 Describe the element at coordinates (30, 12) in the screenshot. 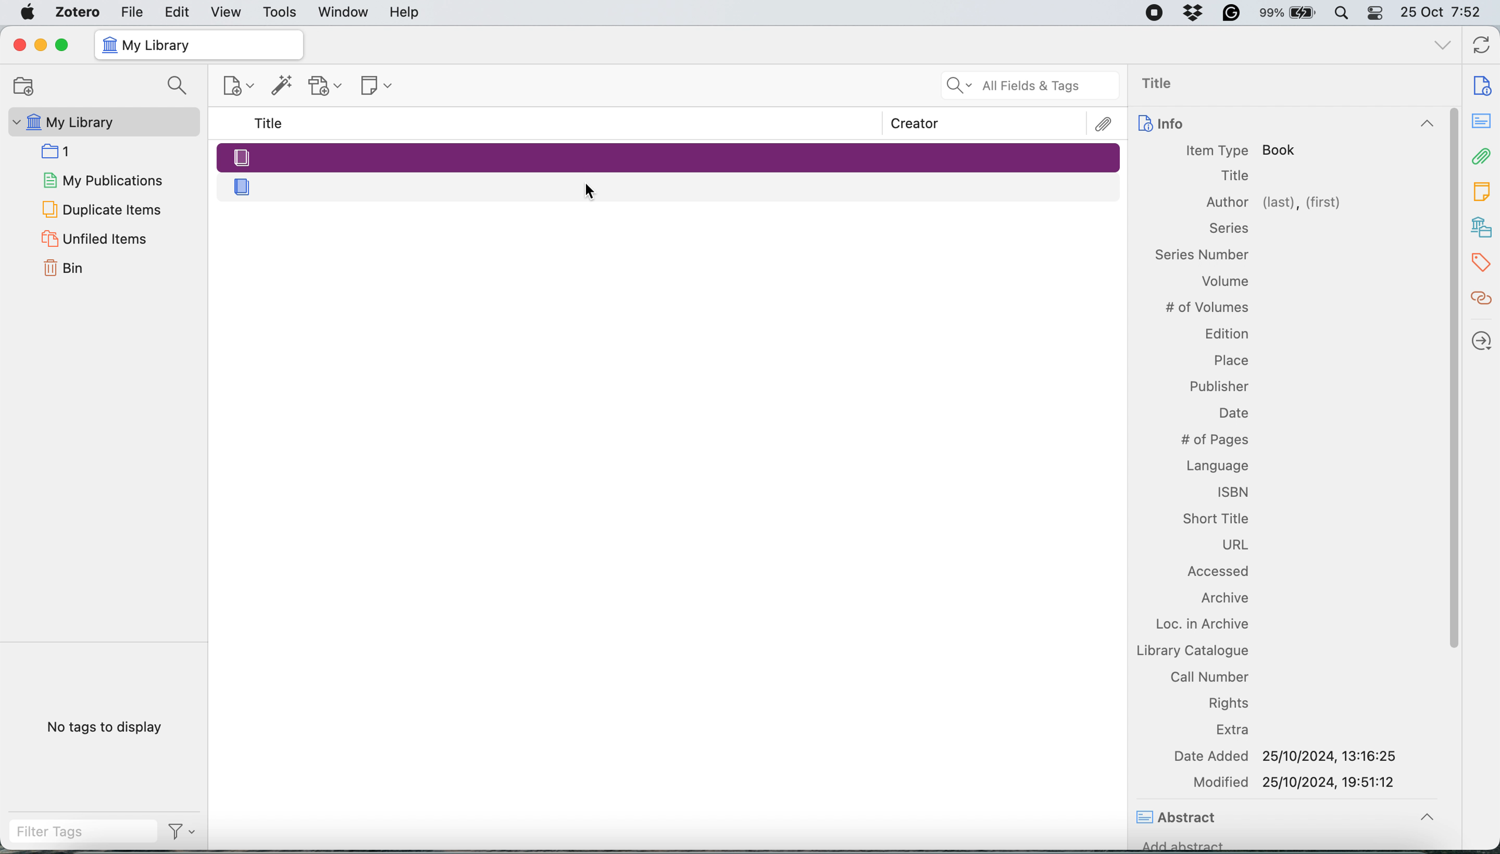

I see `Apple Menu` at that location.